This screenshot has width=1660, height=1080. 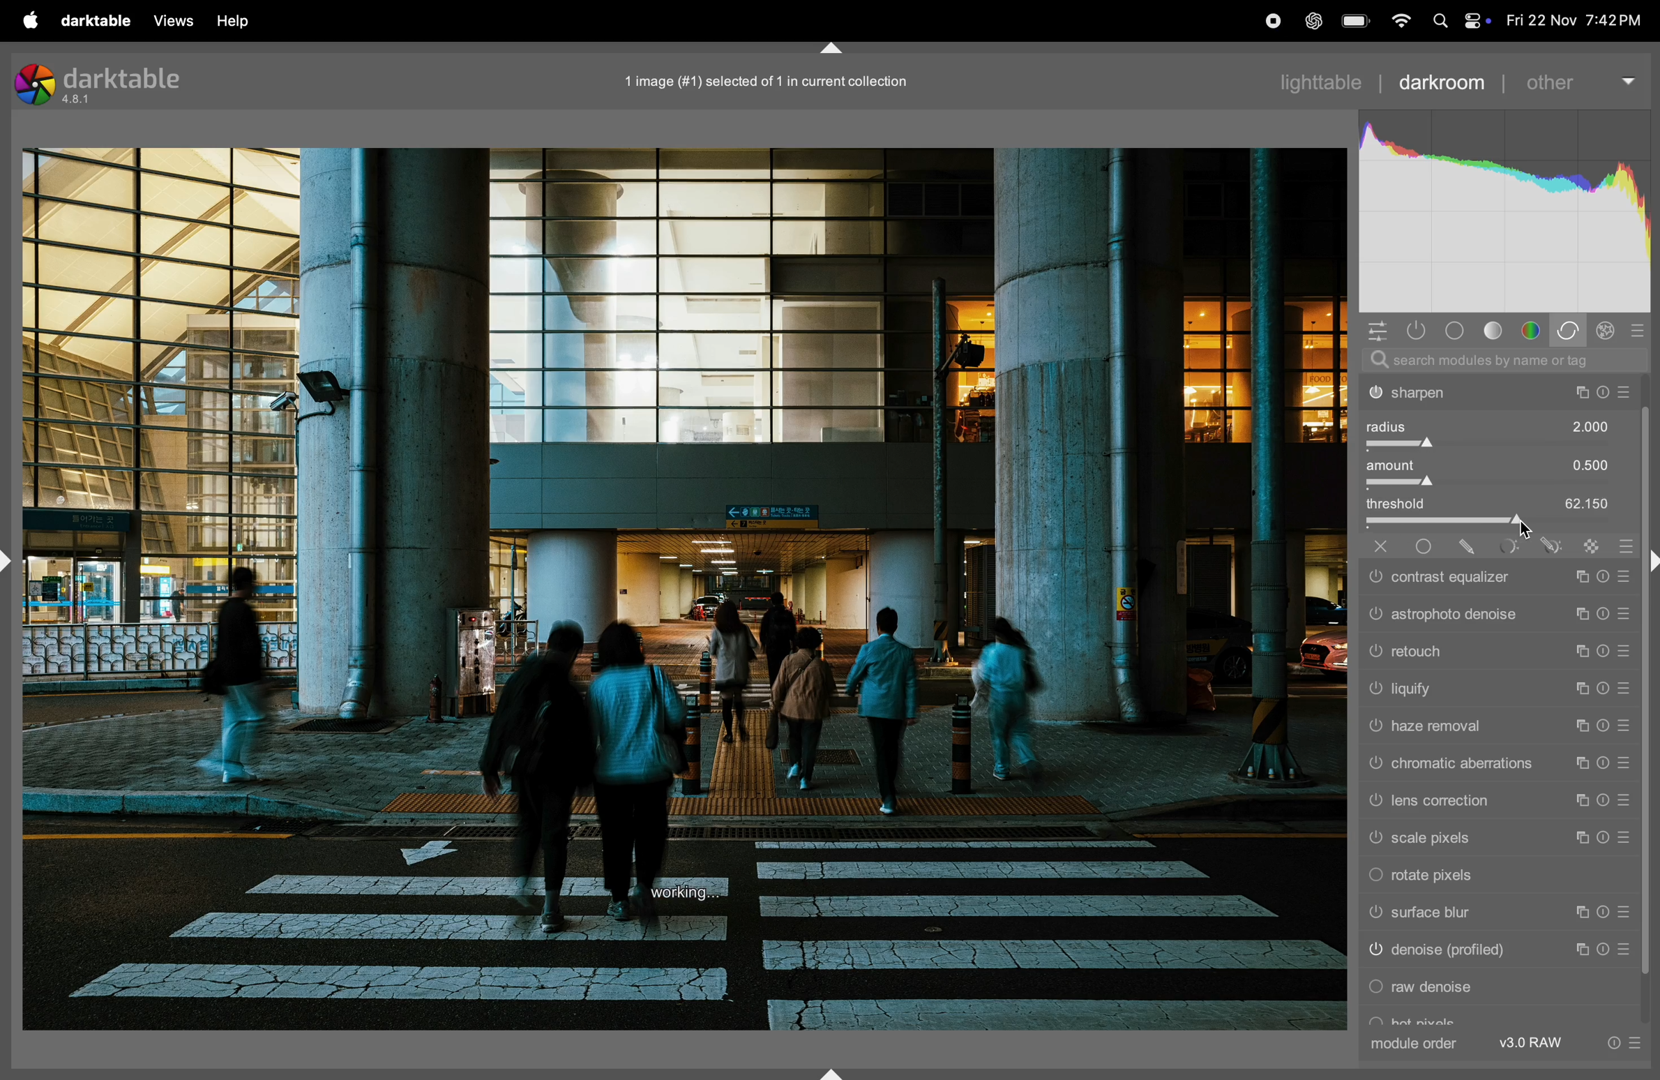 I want to click on threshold 62.150, so click(x=1500, y=509).